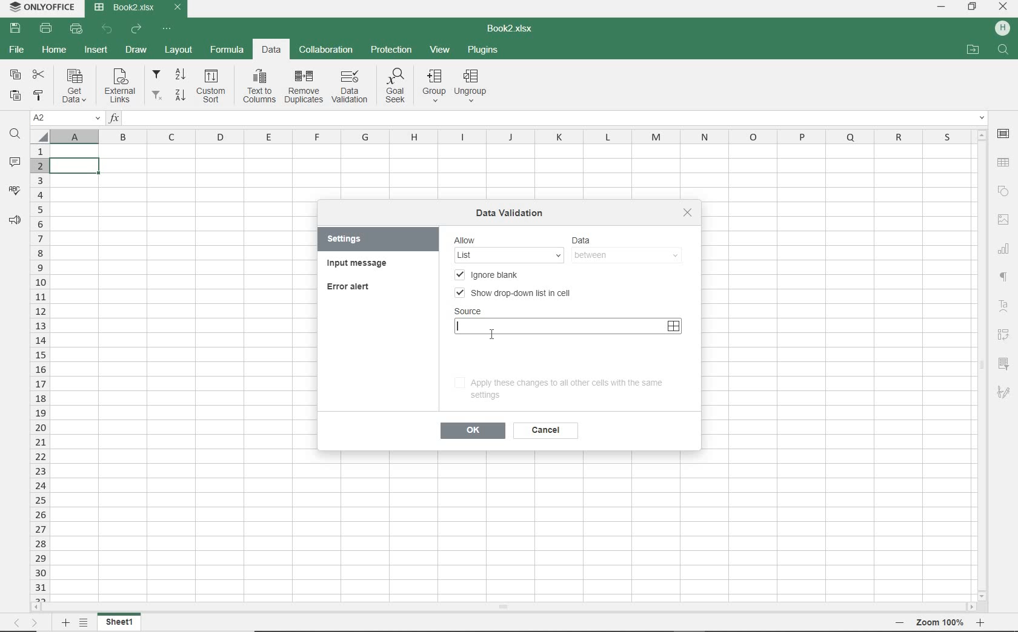  What do you see at coordinates (1004, 162) in the screenshot?
I see `TABLE` at bounding box center [1004, 162].